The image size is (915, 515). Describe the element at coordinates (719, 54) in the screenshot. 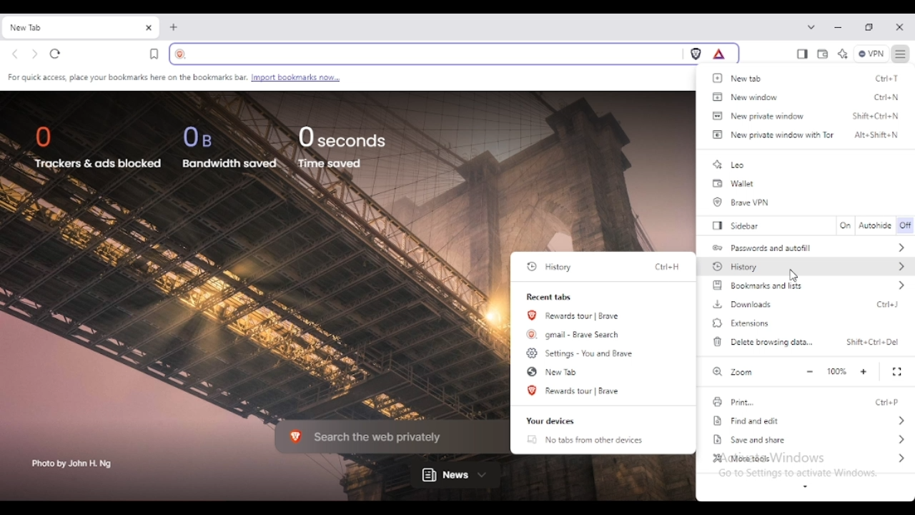

I see `brave rewards panel` at that location.